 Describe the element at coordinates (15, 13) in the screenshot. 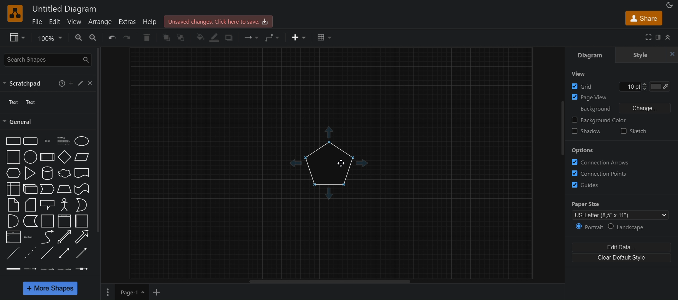

I see `Software logo` at that location.